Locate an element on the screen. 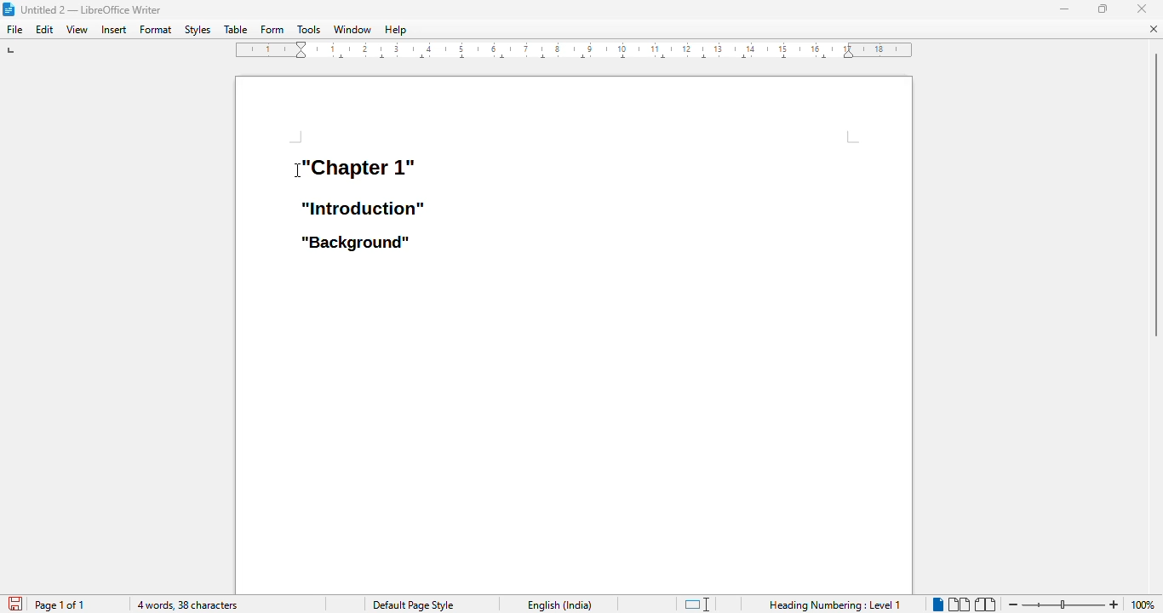  book view is located at coordinates (985, 604).